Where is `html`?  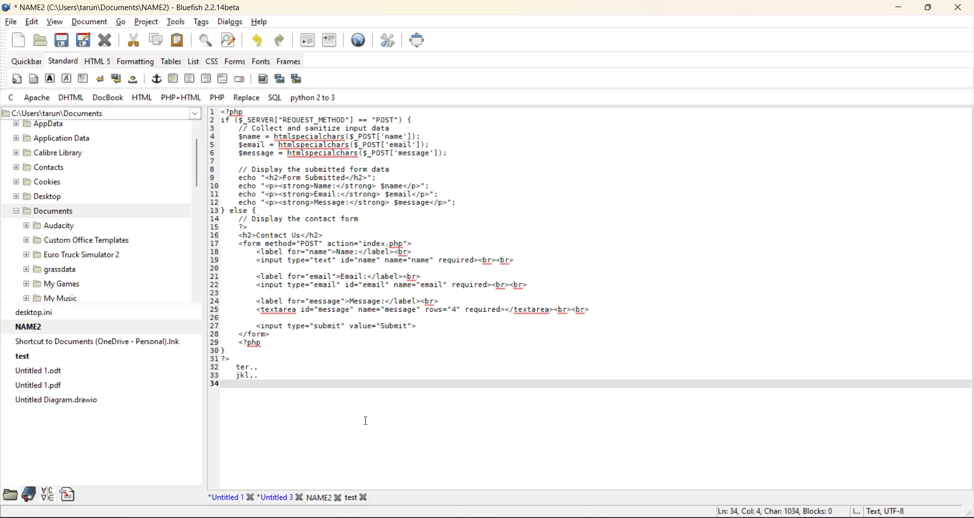
html is located at coordinates (145, 97).